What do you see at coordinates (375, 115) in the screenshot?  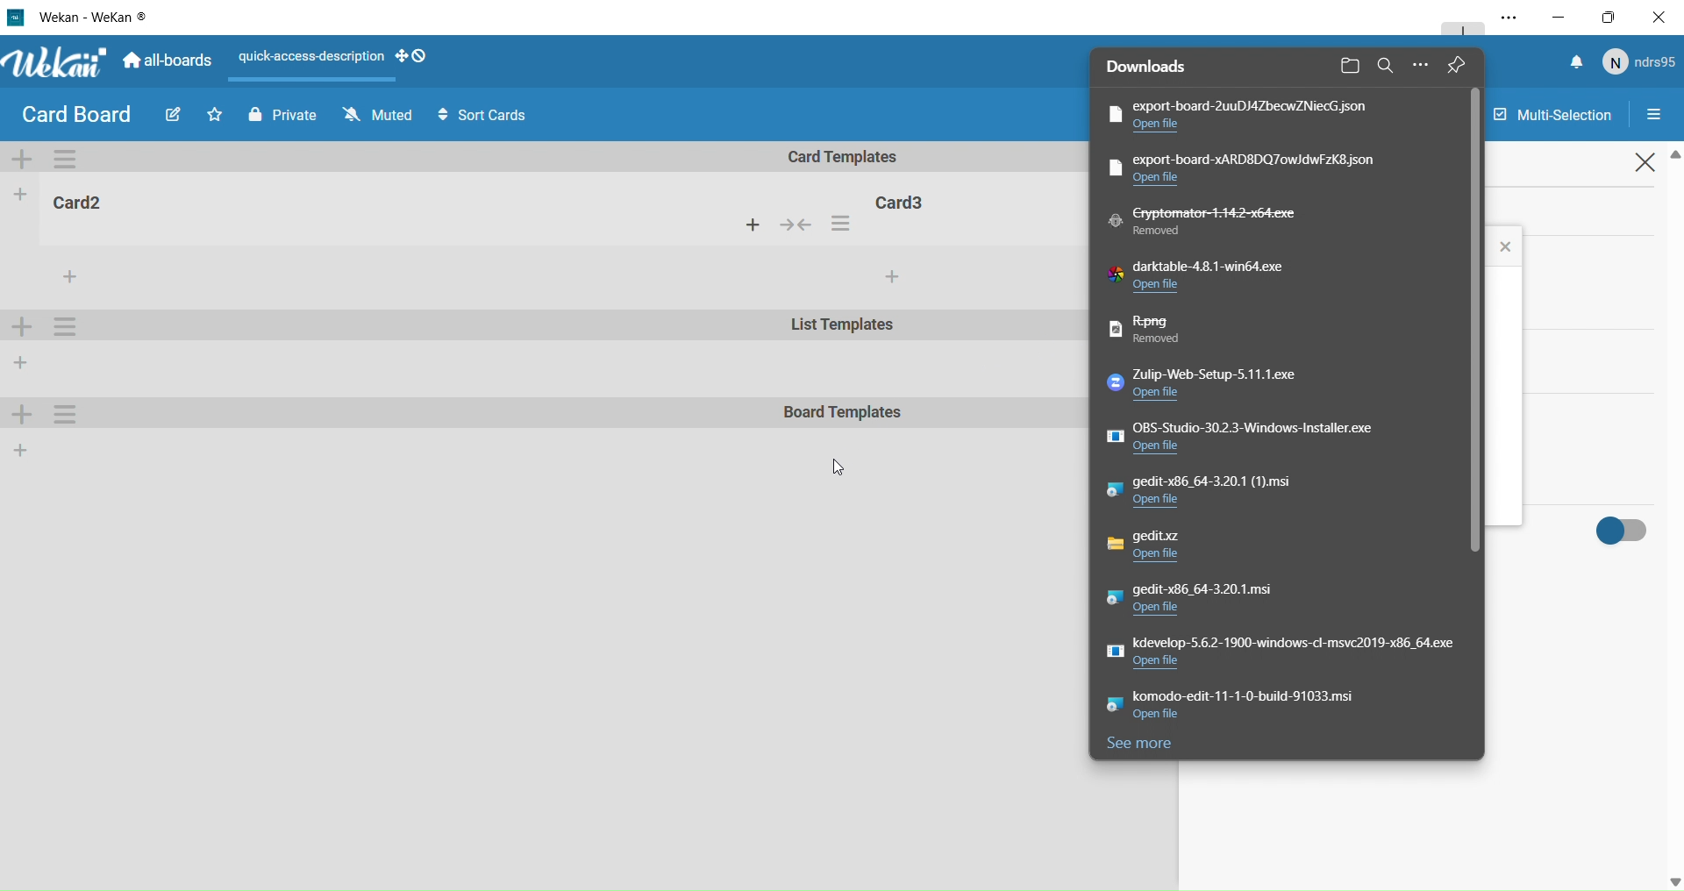 I see `Muted` at bounding box center [375, 115].